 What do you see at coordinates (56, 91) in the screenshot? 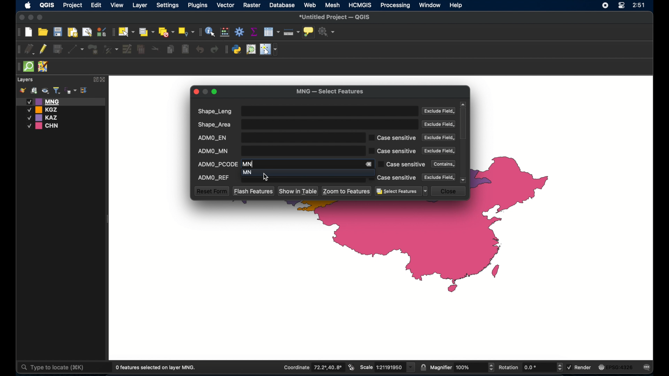
I see `filter legend` at bounding box center [56, 91].